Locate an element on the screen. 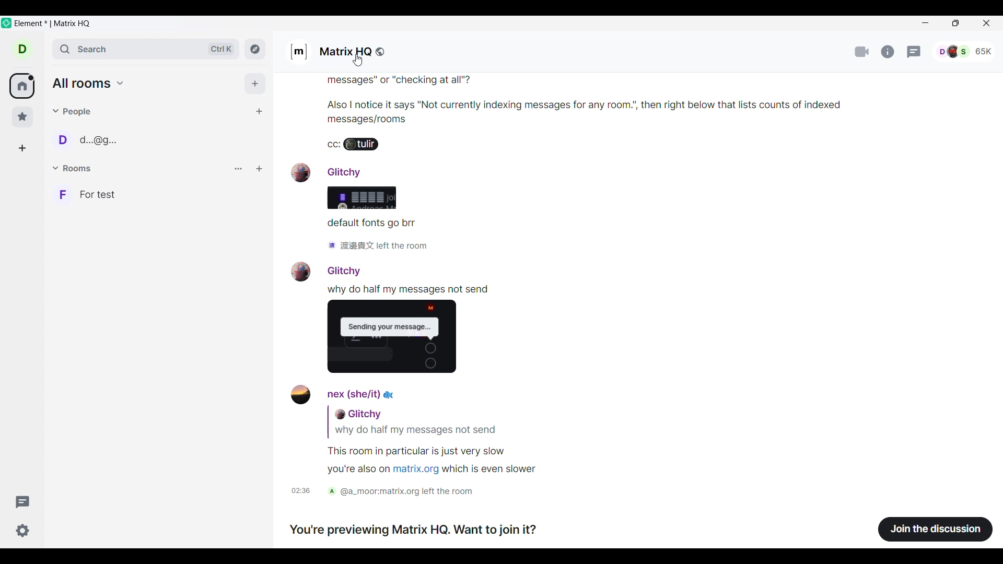  nex (she/it) is located at coordinates (346, 395).